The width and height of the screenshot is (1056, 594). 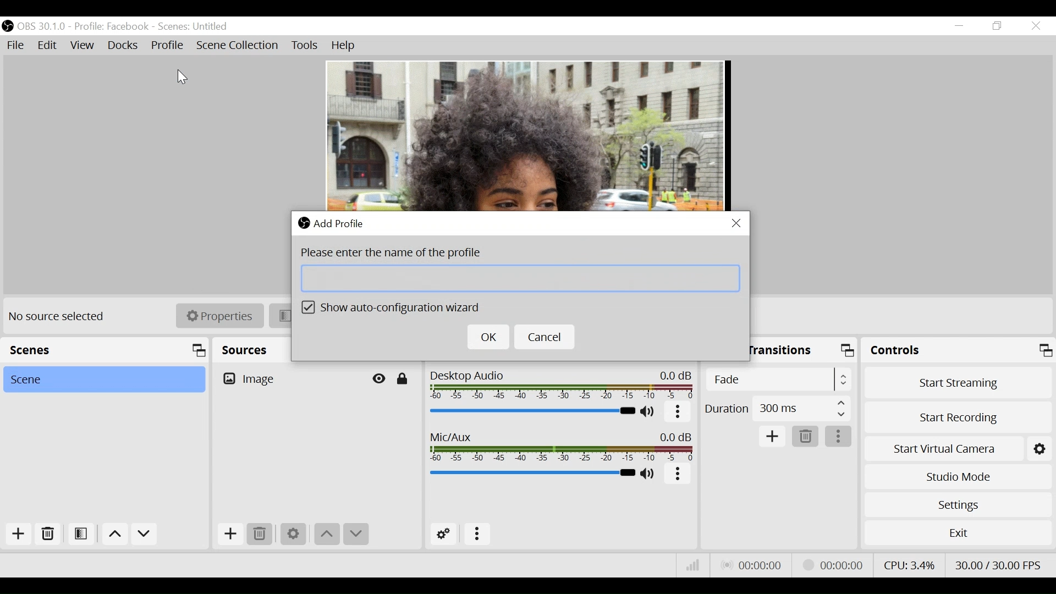 What do you see at coordinates (520, 278) in the screenshot?
I see `Profile name Field` at bounding box center [520, 278].